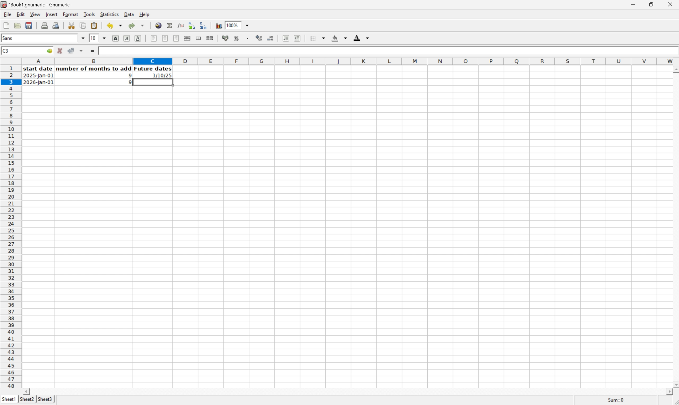  What do you see at coordinates (116, 38) in the screenshot?
I see `Bold` at bounding box center [116, 38].